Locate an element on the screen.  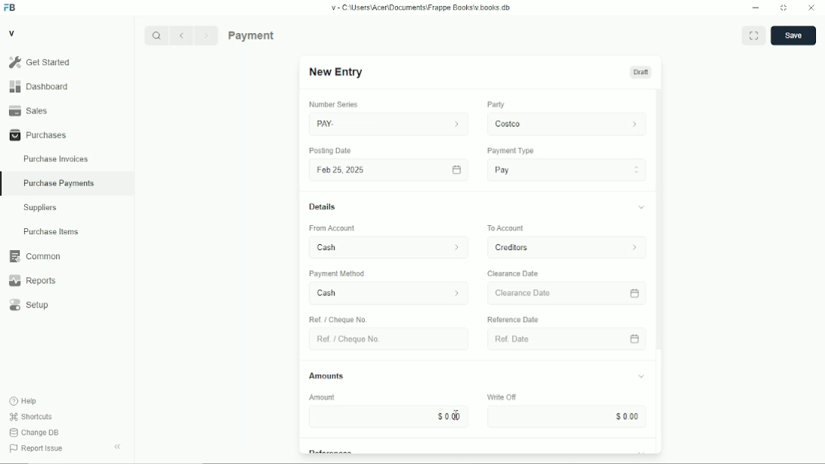
save is located at coordinates (793, 36).